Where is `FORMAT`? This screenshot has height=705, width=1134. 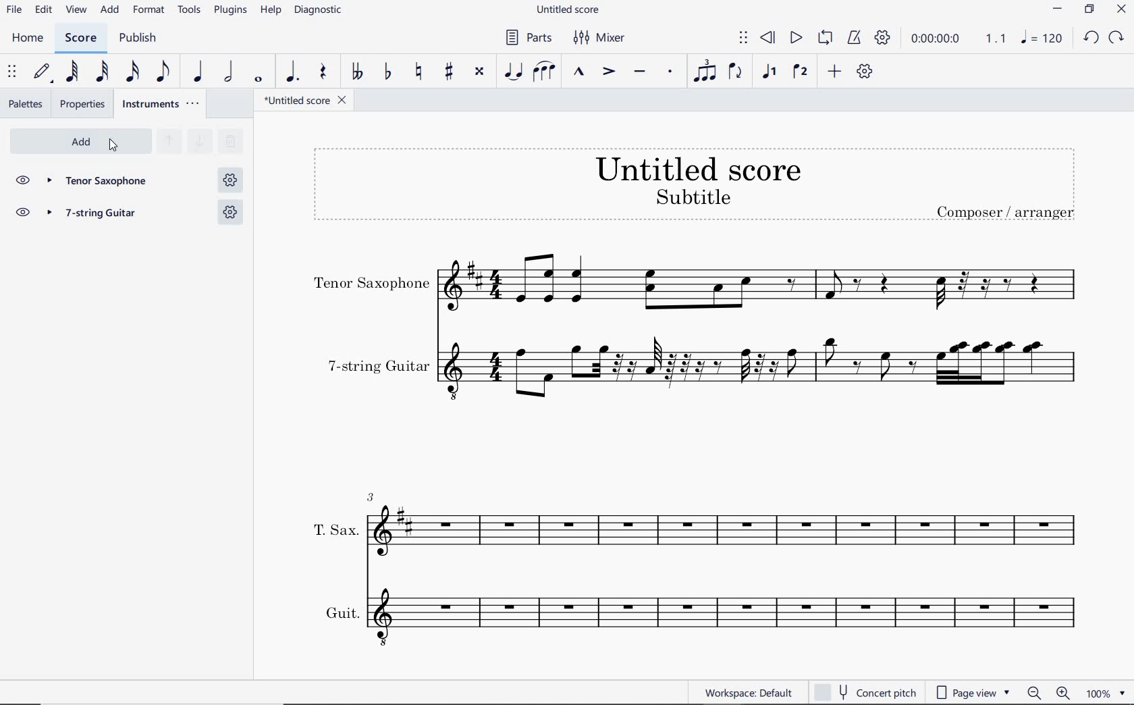 FORMAT is located at coordinates (151, 10).